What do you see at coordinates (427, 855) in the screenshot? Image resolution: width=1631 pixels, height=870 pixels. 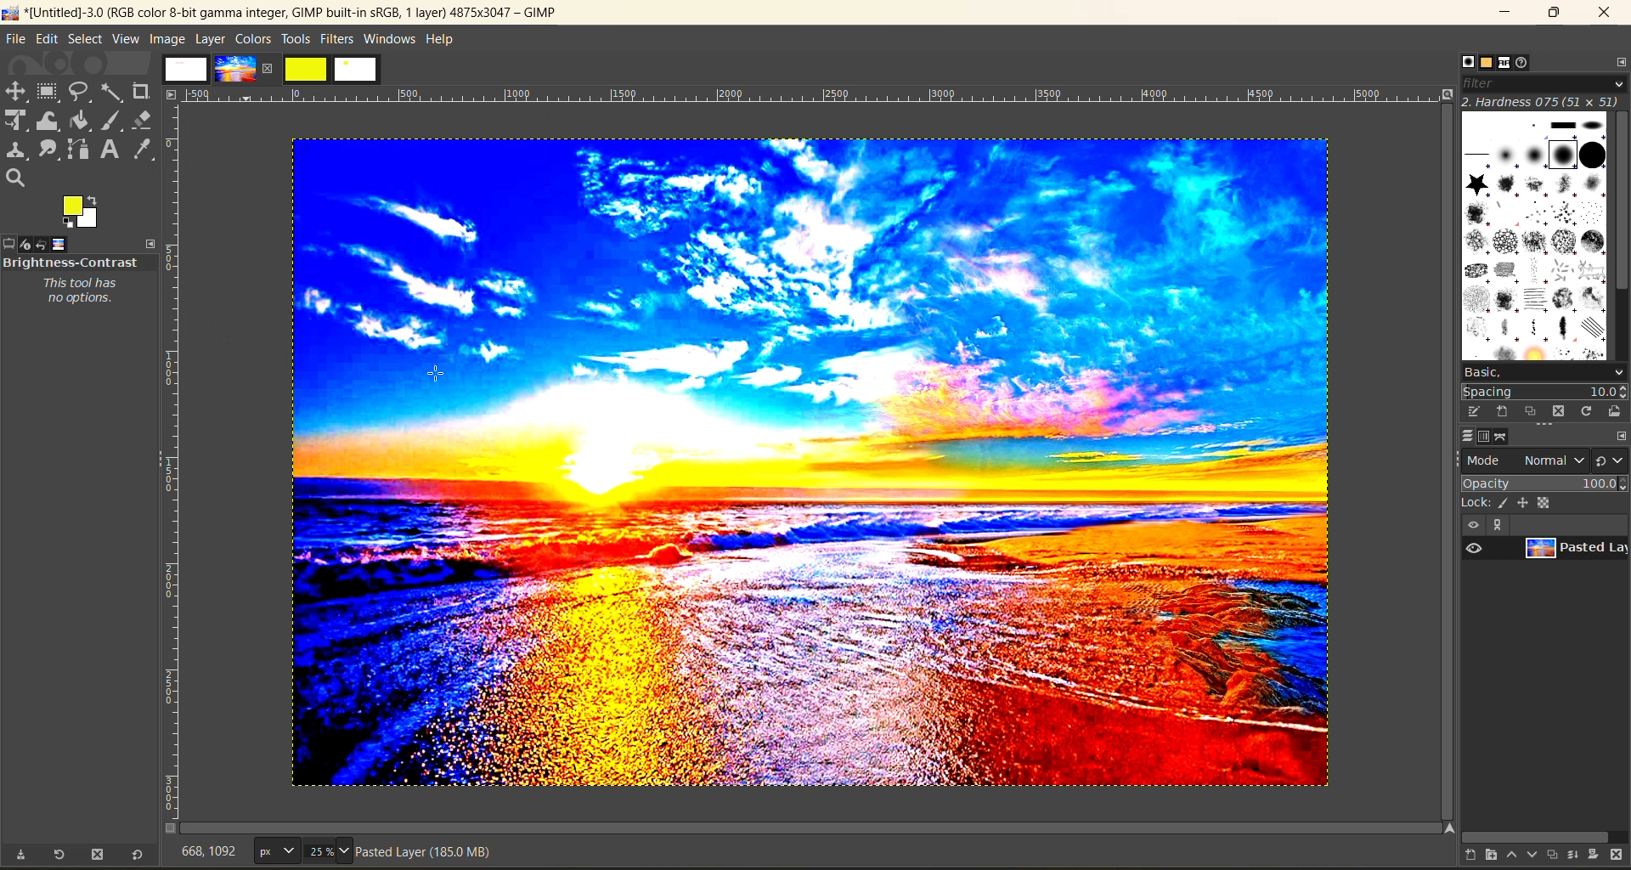 I see `meta data` at bounding box center [427, 855].